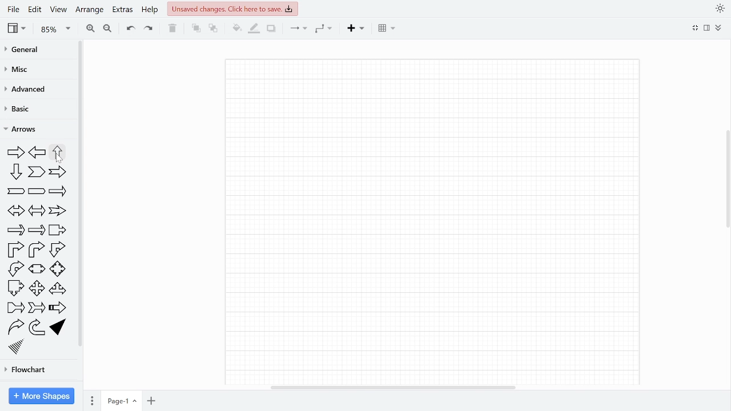  I want to click on Extras, so click(122, 9).